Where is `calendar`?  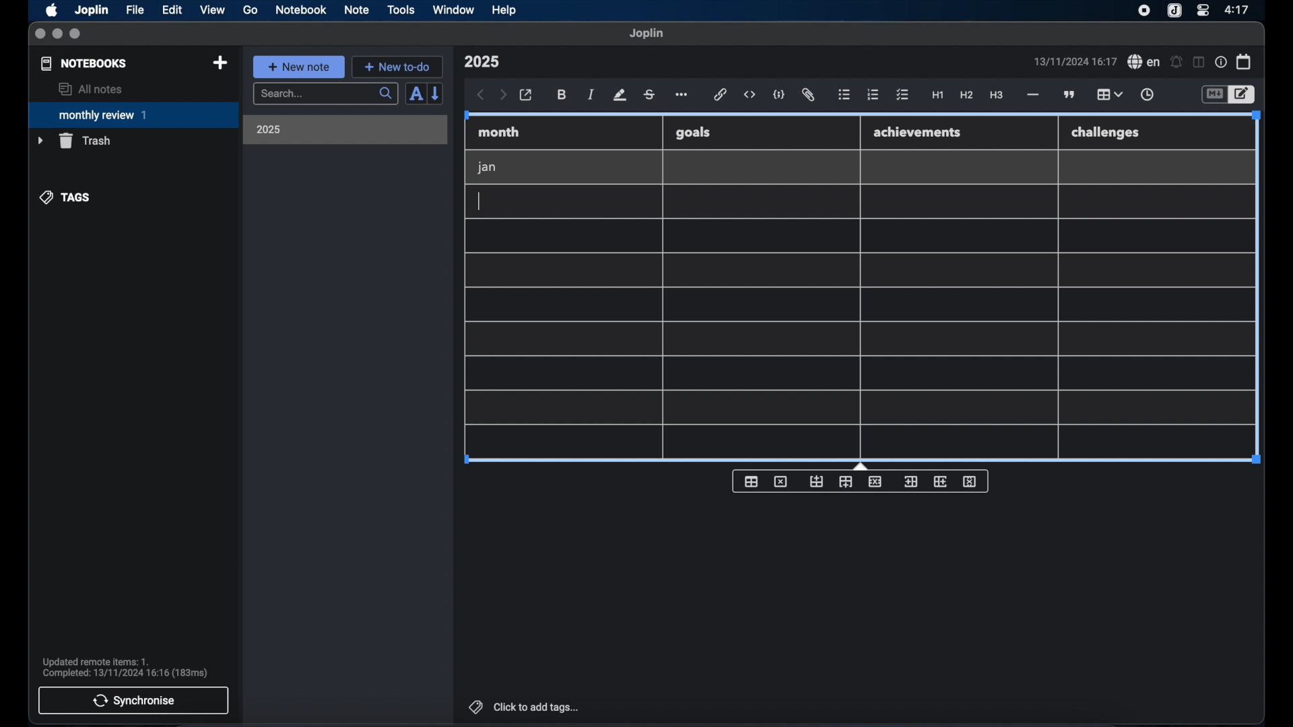 calendar is located at coordinates (1245, 61).